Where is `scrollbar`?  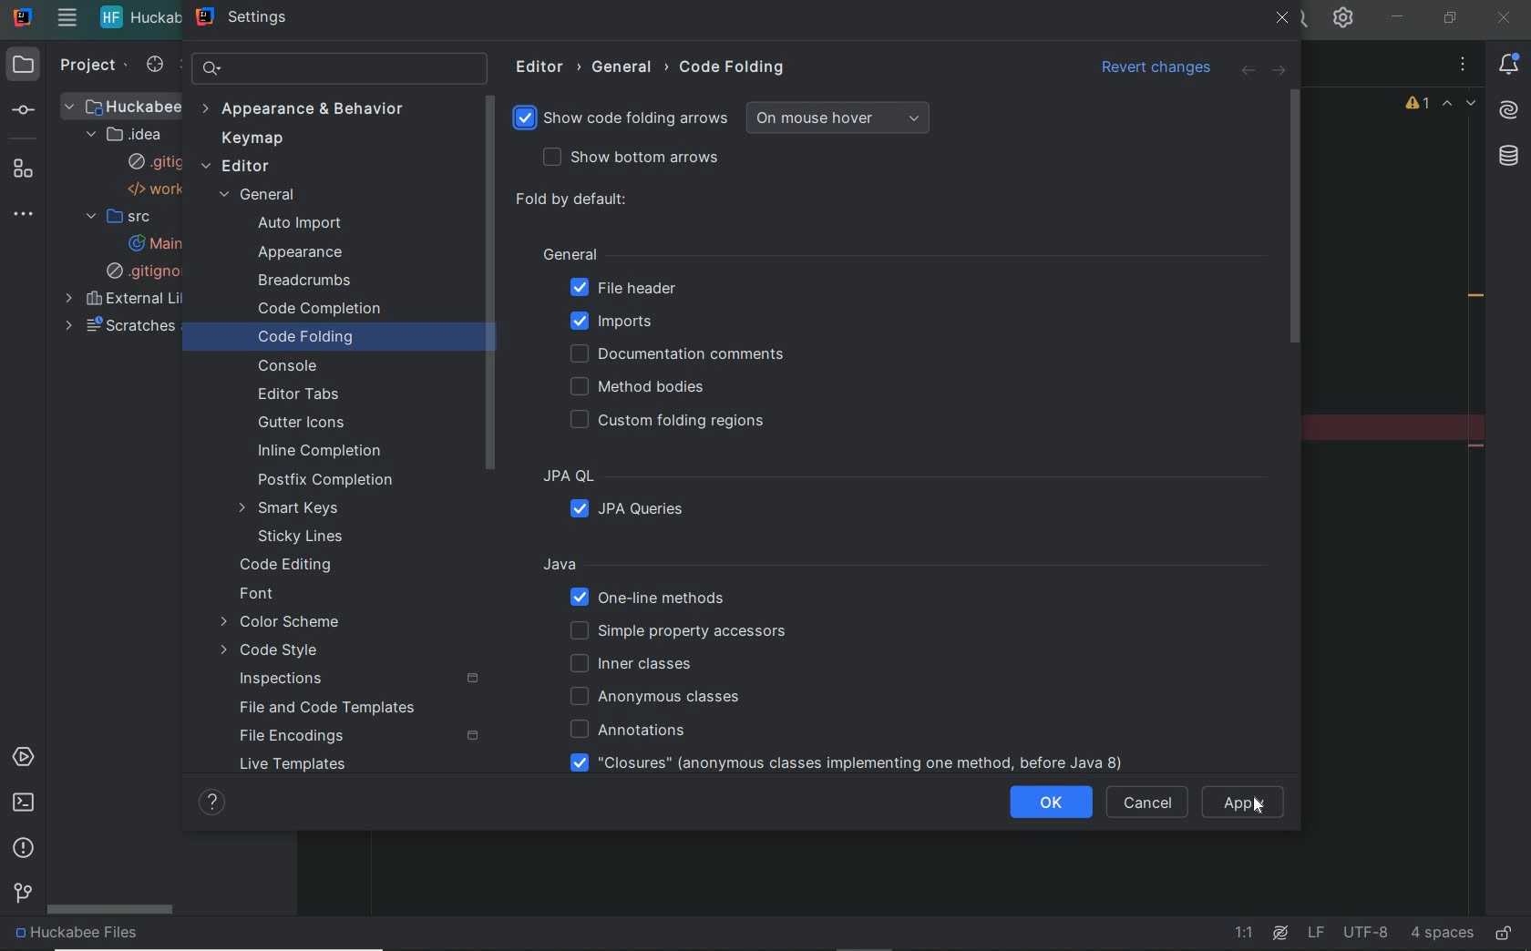 scrollbar is located at coordinates (1297, 223).